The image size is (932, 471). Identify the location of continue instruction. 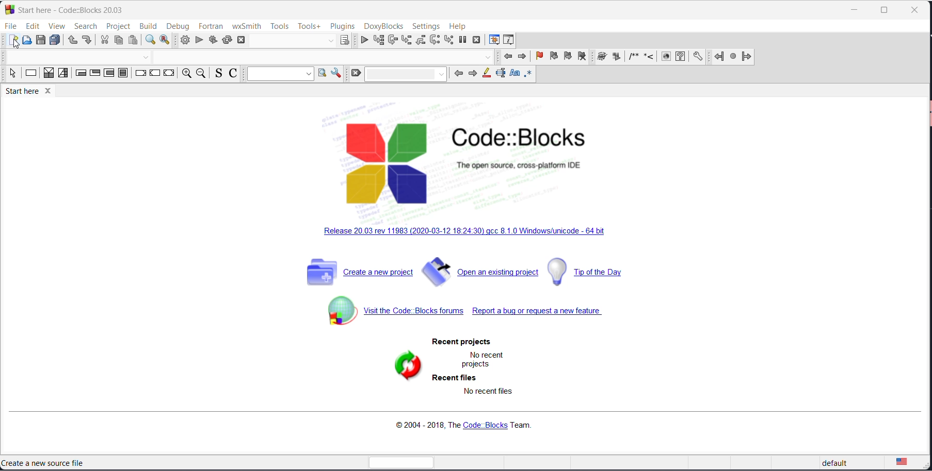
(155, 74).